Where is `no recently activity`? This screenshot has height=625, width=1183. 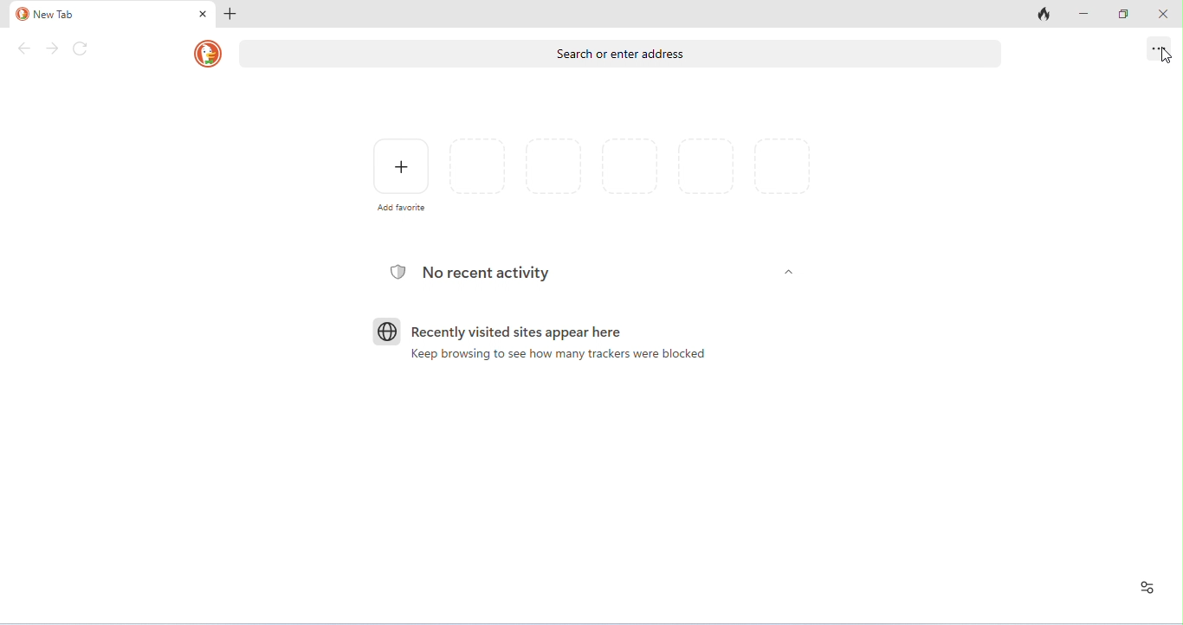
no recently activity is located at coordinates (472, 274).